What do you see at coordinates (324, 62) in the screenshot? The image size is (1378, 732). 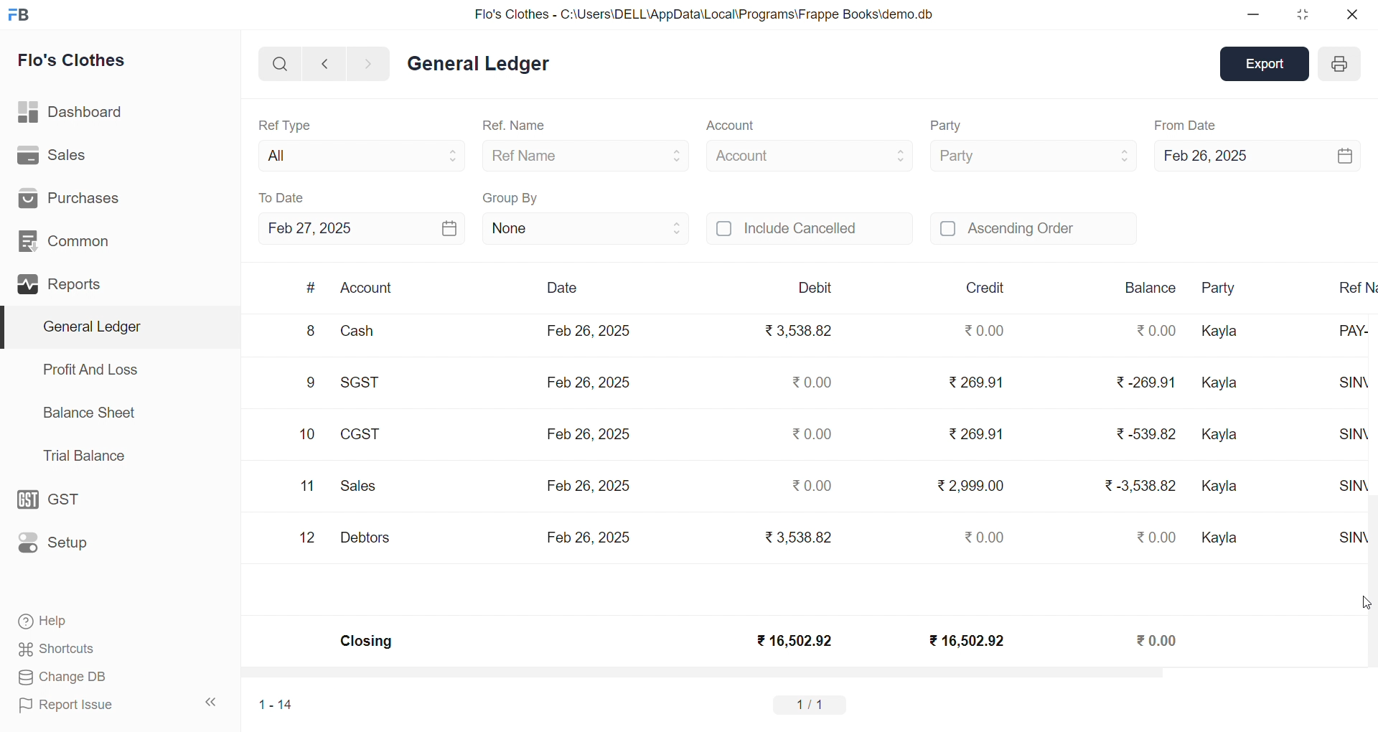 I see `NAVIGATE BACKWARD` at bounding box center [324, 62].